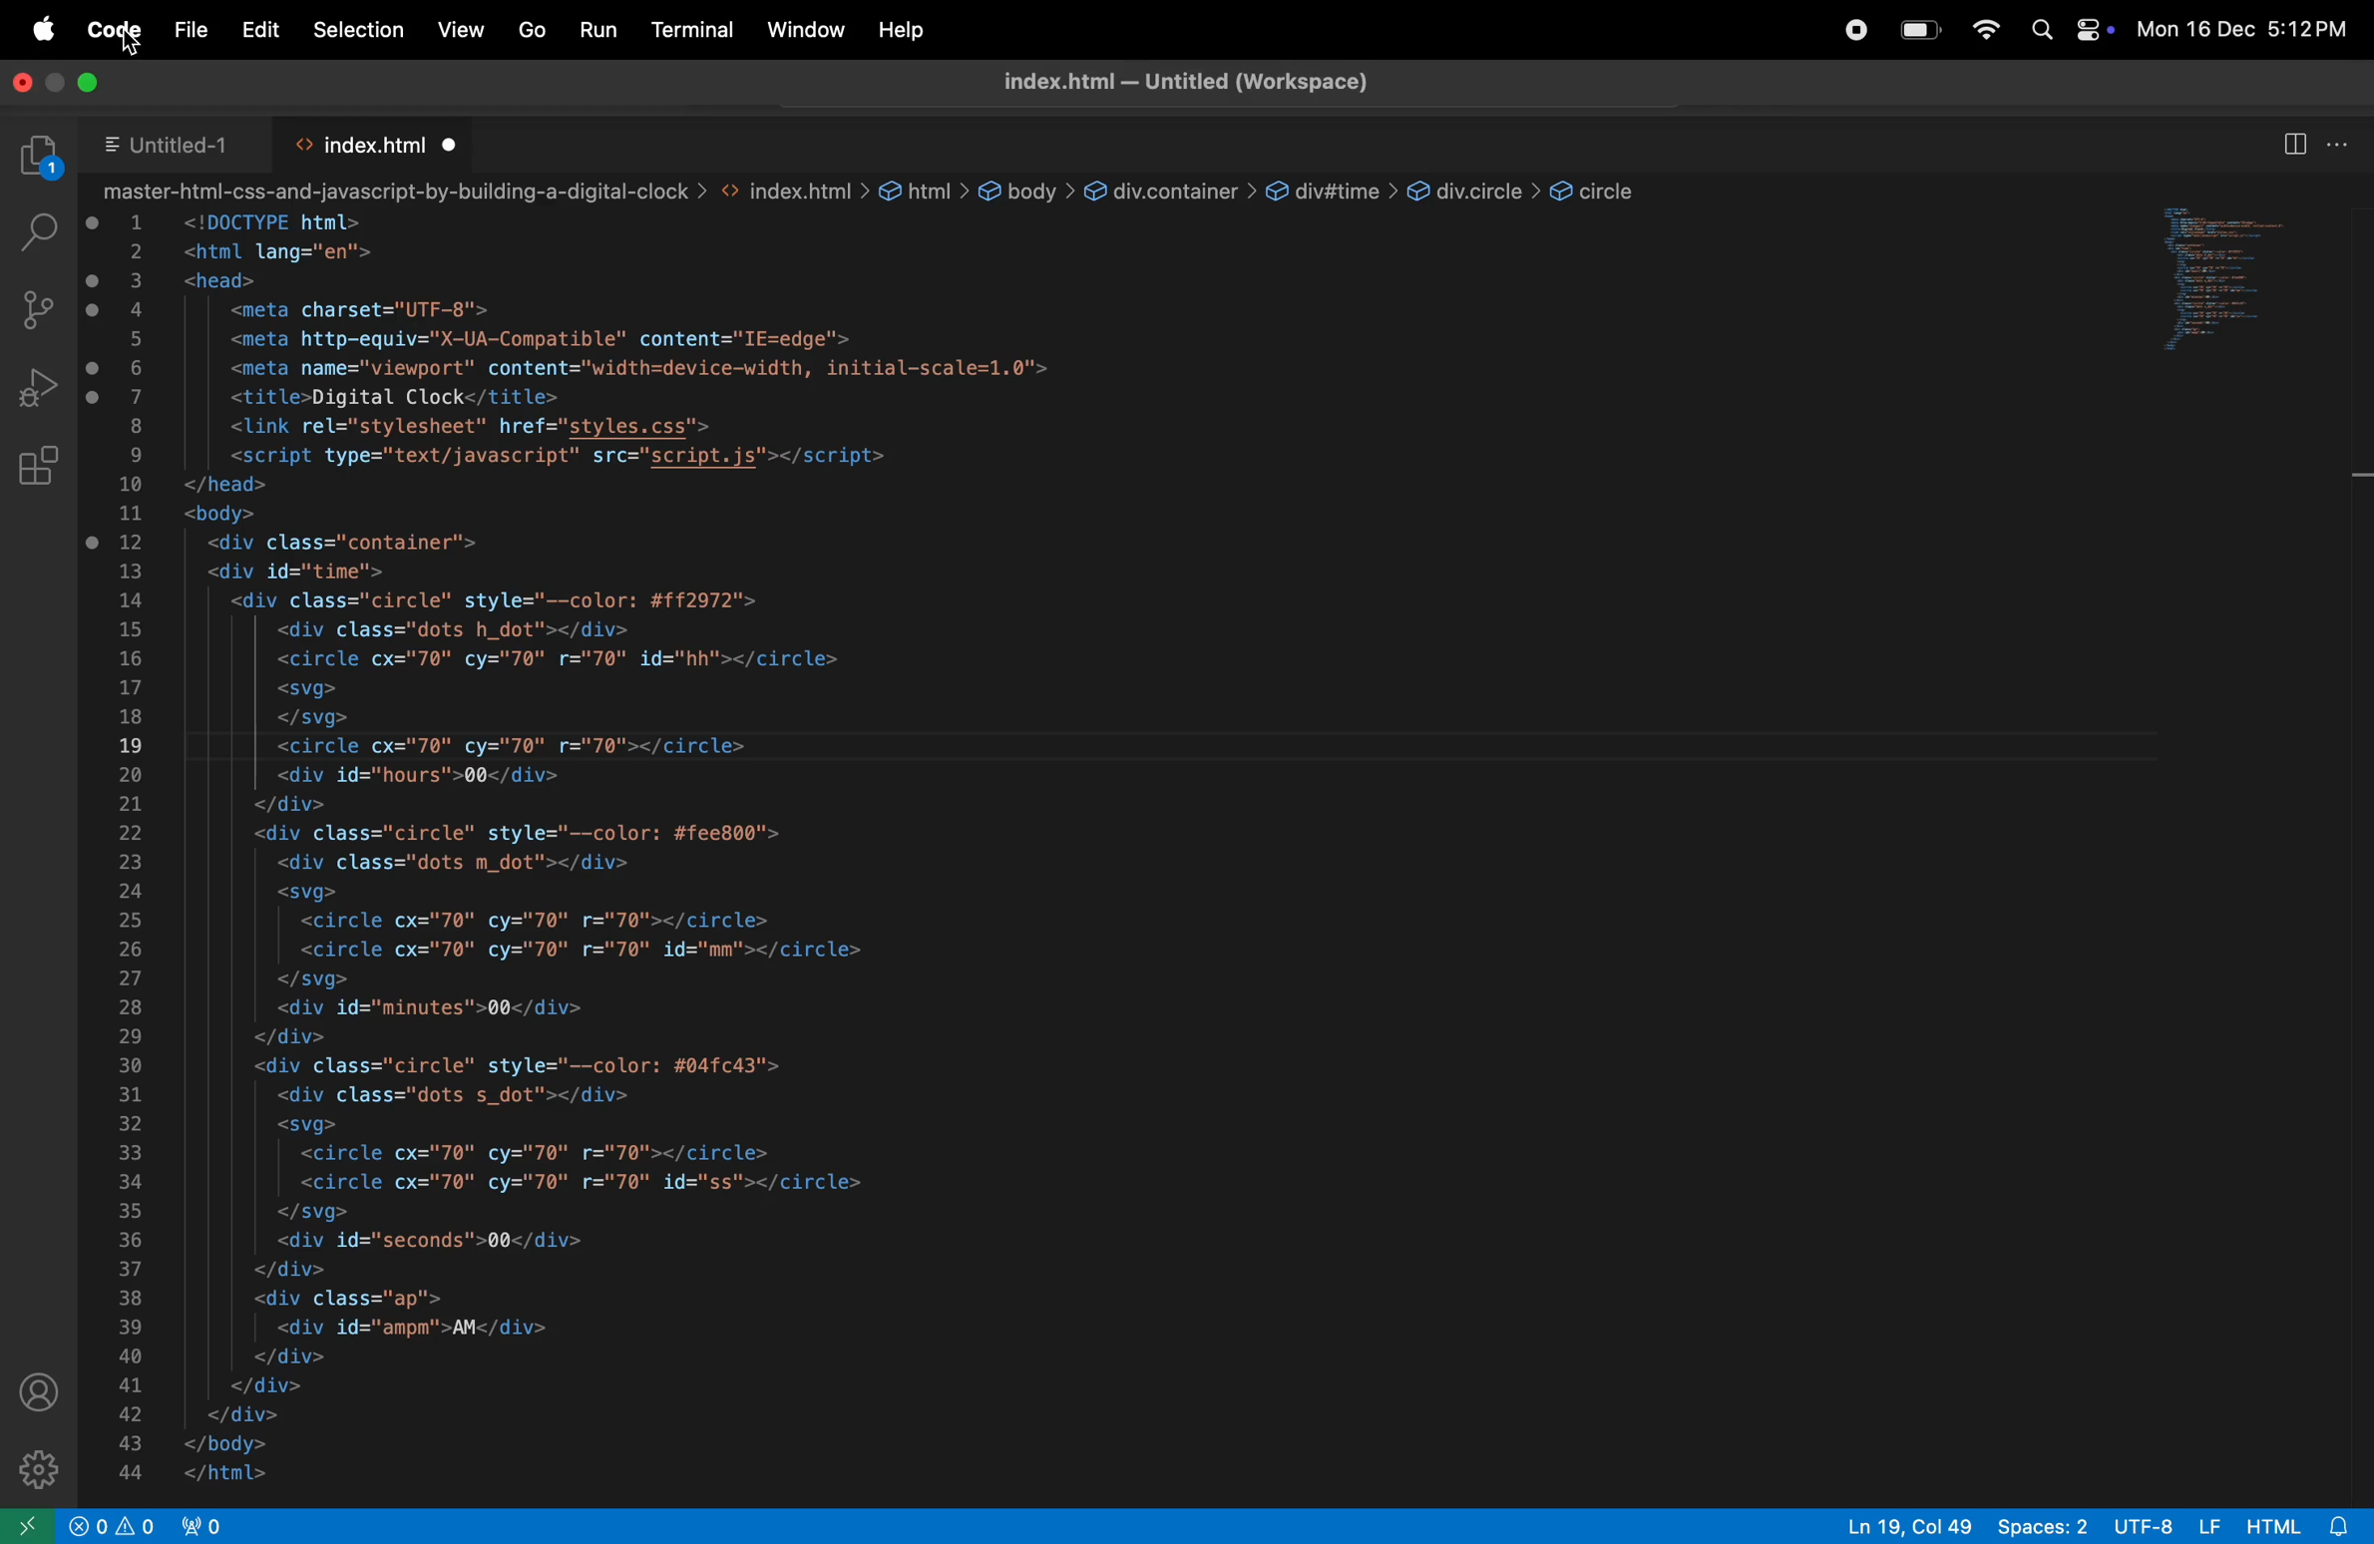 The image size is (2374, 1544). Describe the element at coordinates (42, 310) in the screenshot. I see `source control` at that location.